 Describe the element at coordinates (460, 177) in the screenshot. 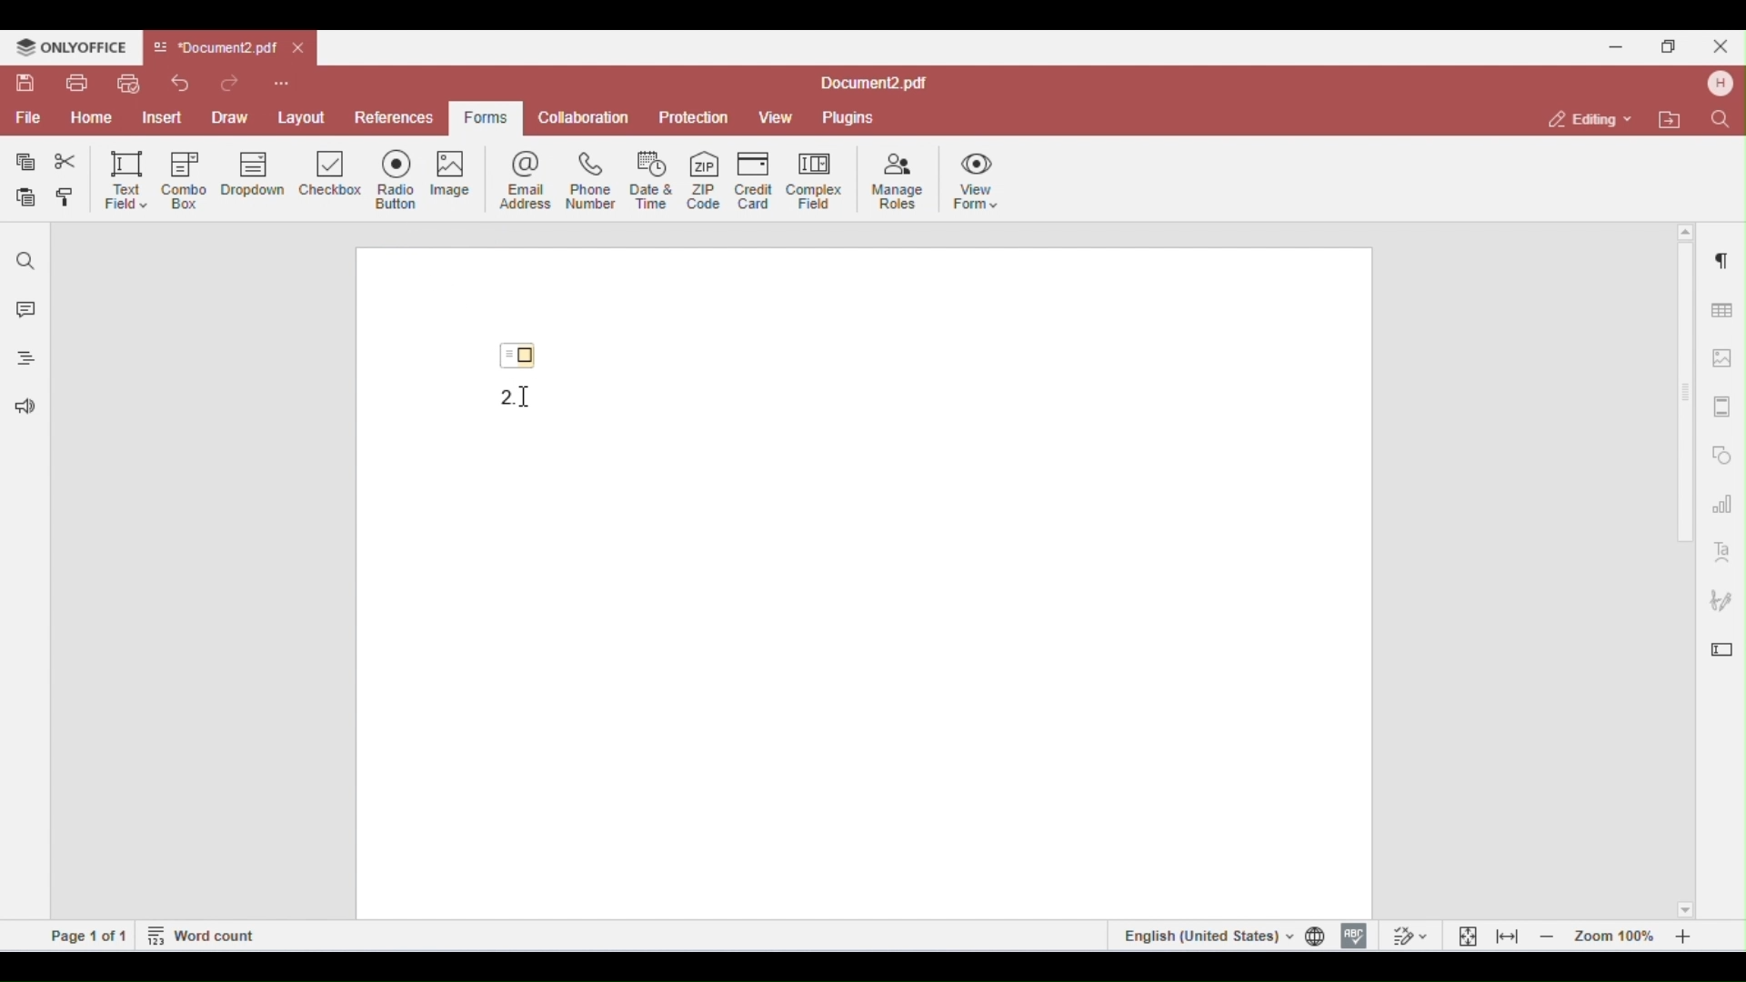

I see `image` at that location.